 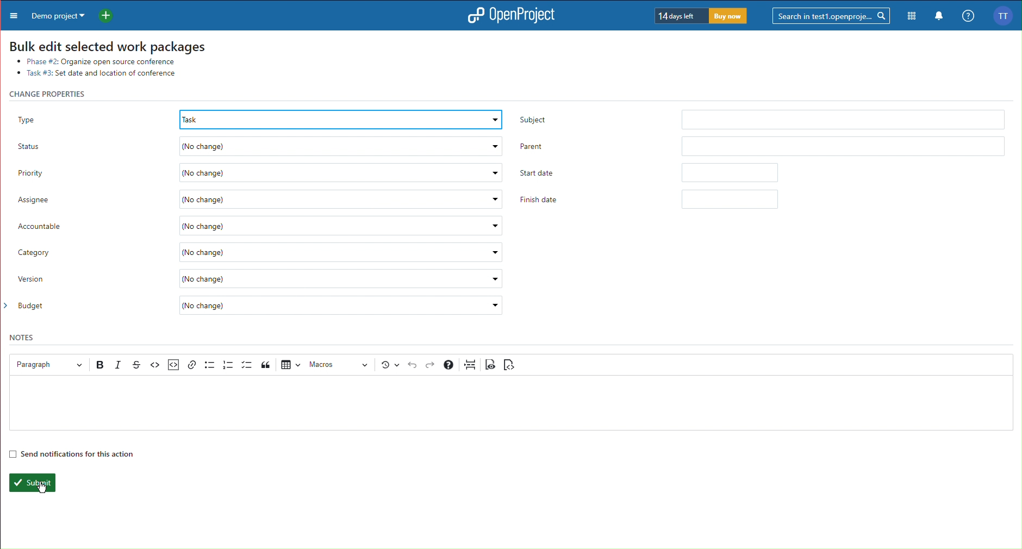 What do you see at coordinates (967, 16) in the screenshot?
I see `Help` at bounding box center [967, 16].